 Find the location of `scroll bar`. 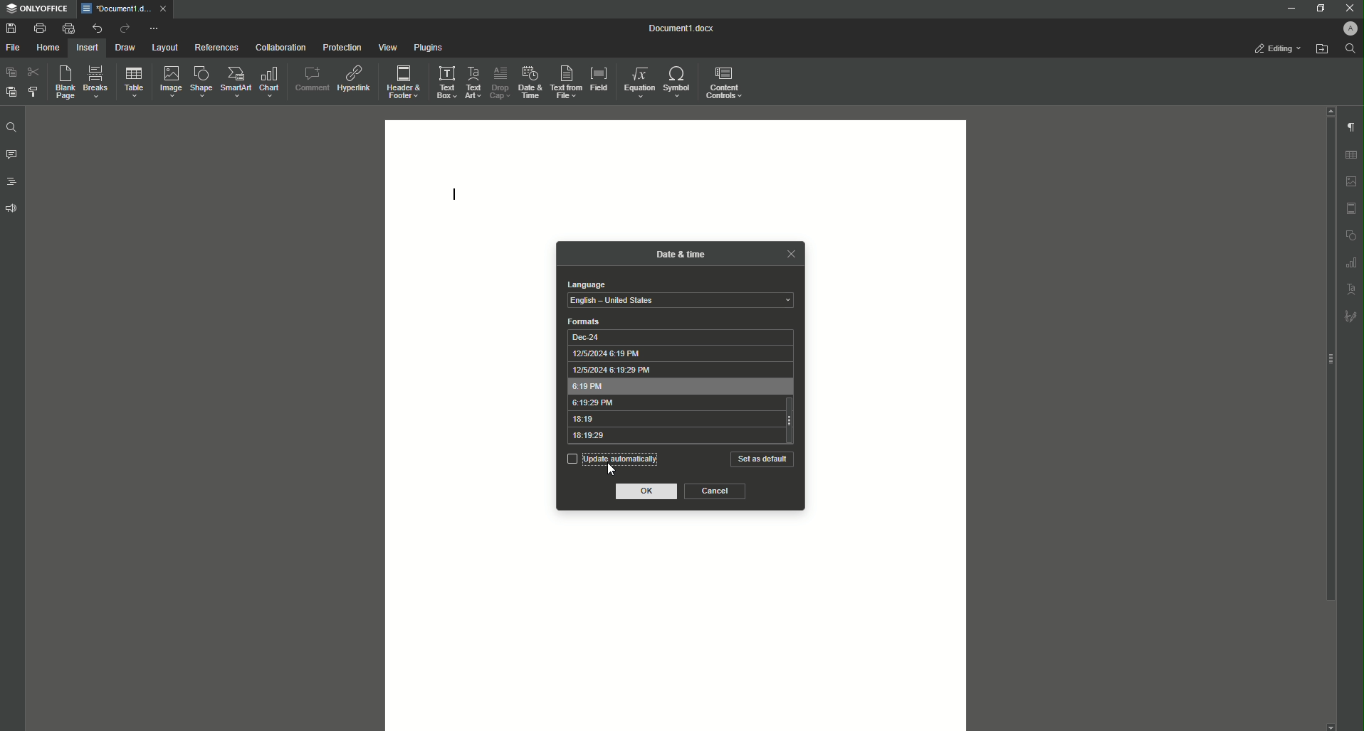

scroll bar is located at coordinates (1328, 360).